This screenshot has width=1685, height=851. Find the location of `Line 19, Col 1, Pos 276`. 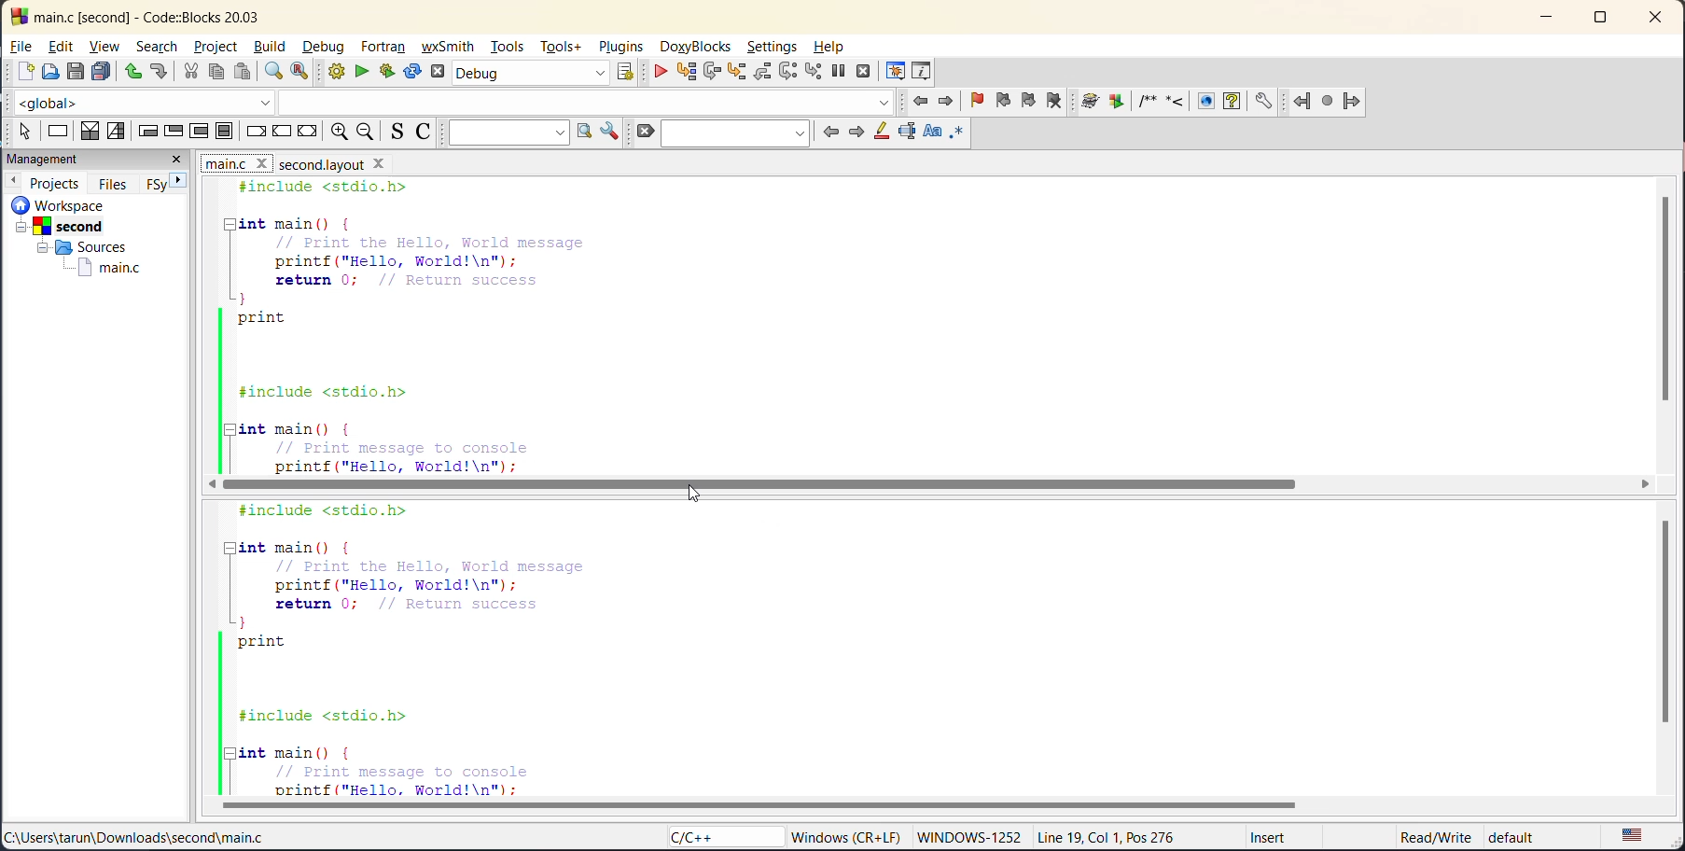

Line 19, Col 1, Pos 276 is located at coordinates (1114, 838).